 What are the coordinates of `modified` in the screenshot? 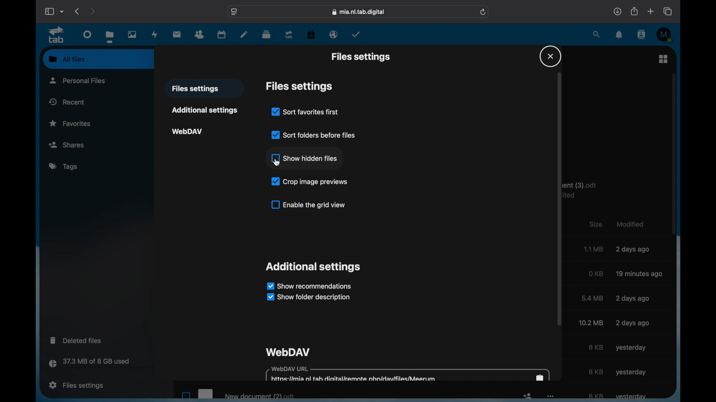 It's located at (633, 249).